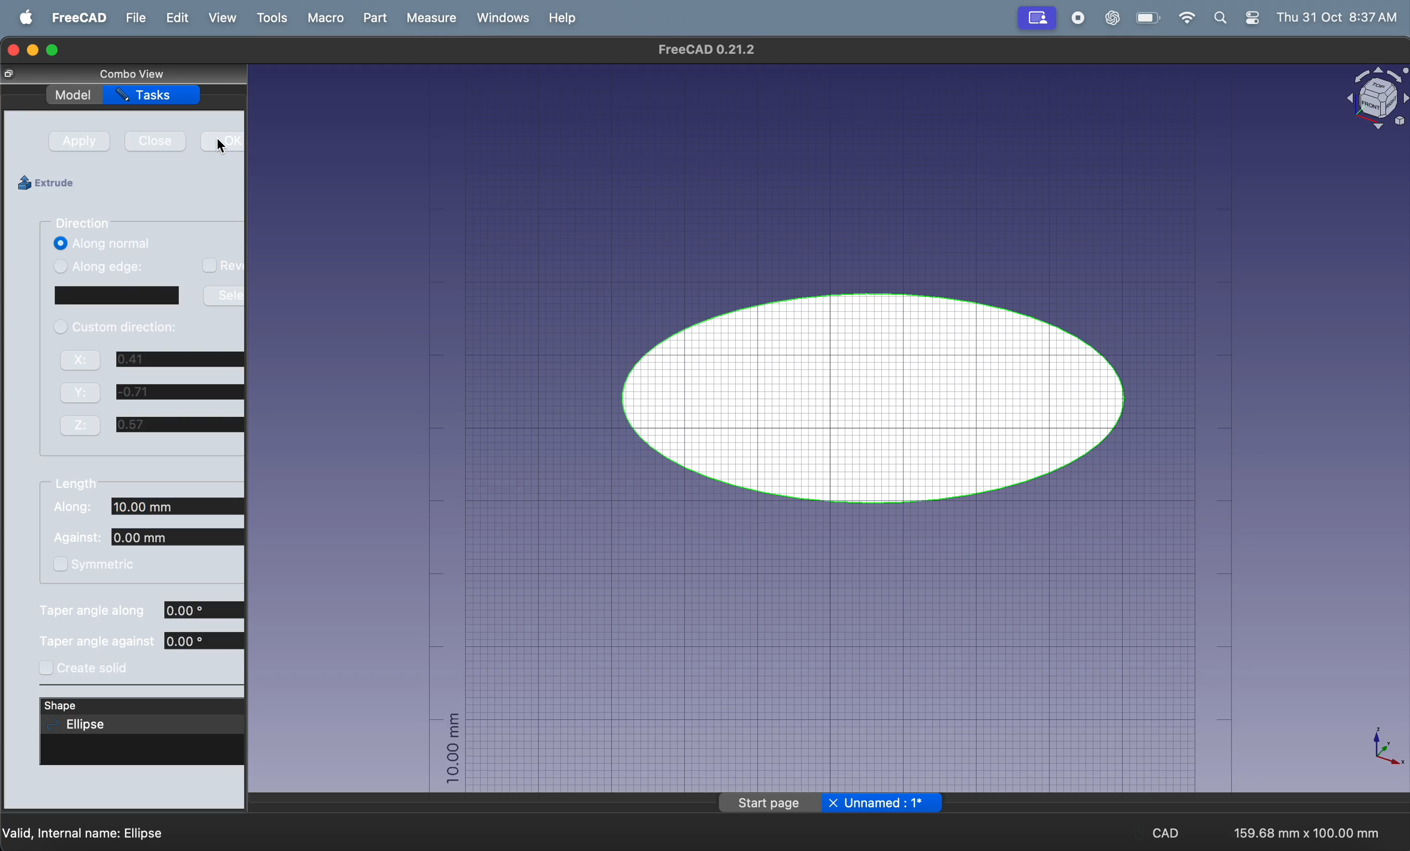 The width and height of the screenshot is (1410, 851). I want to click on freecad, so click(75, 19).